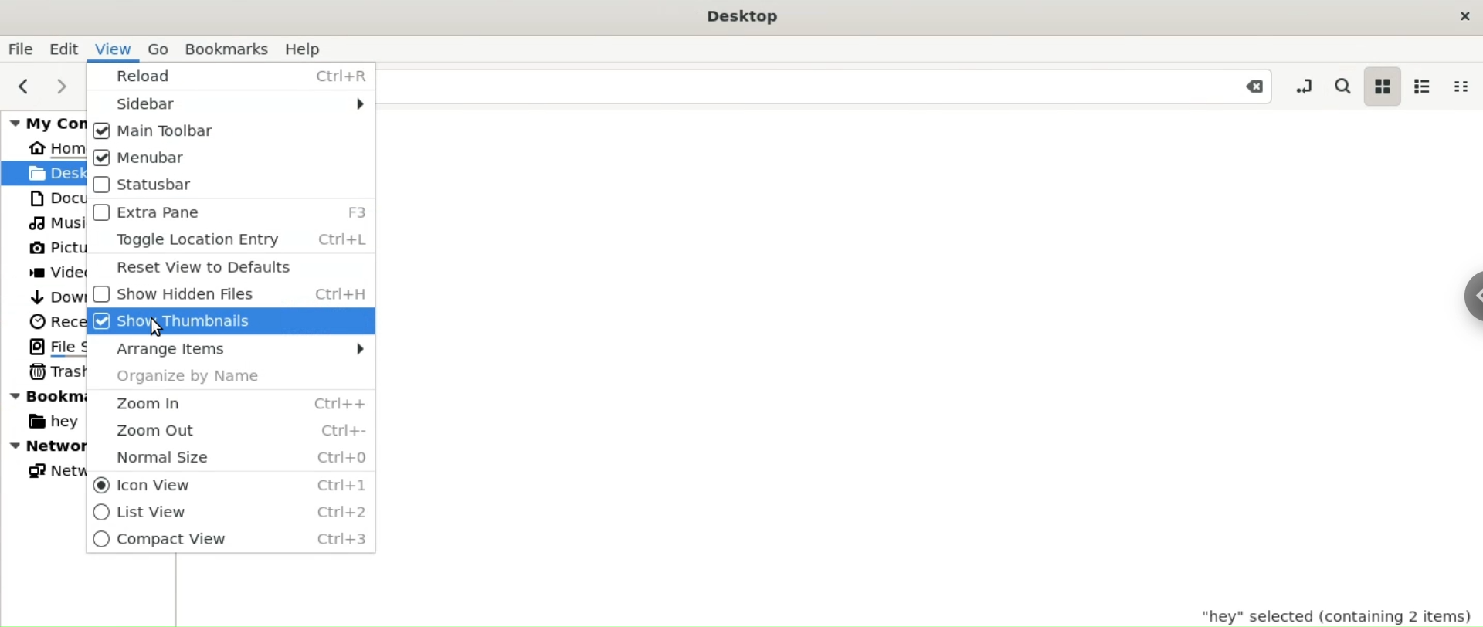 The image size is (1483, 627). I want to click on compact view, so click(1465, 85).